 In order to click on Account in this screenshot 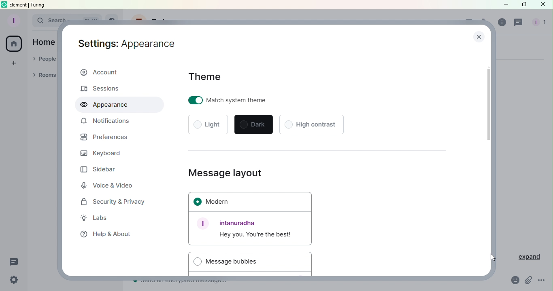, I will do `click(118, 73)`.